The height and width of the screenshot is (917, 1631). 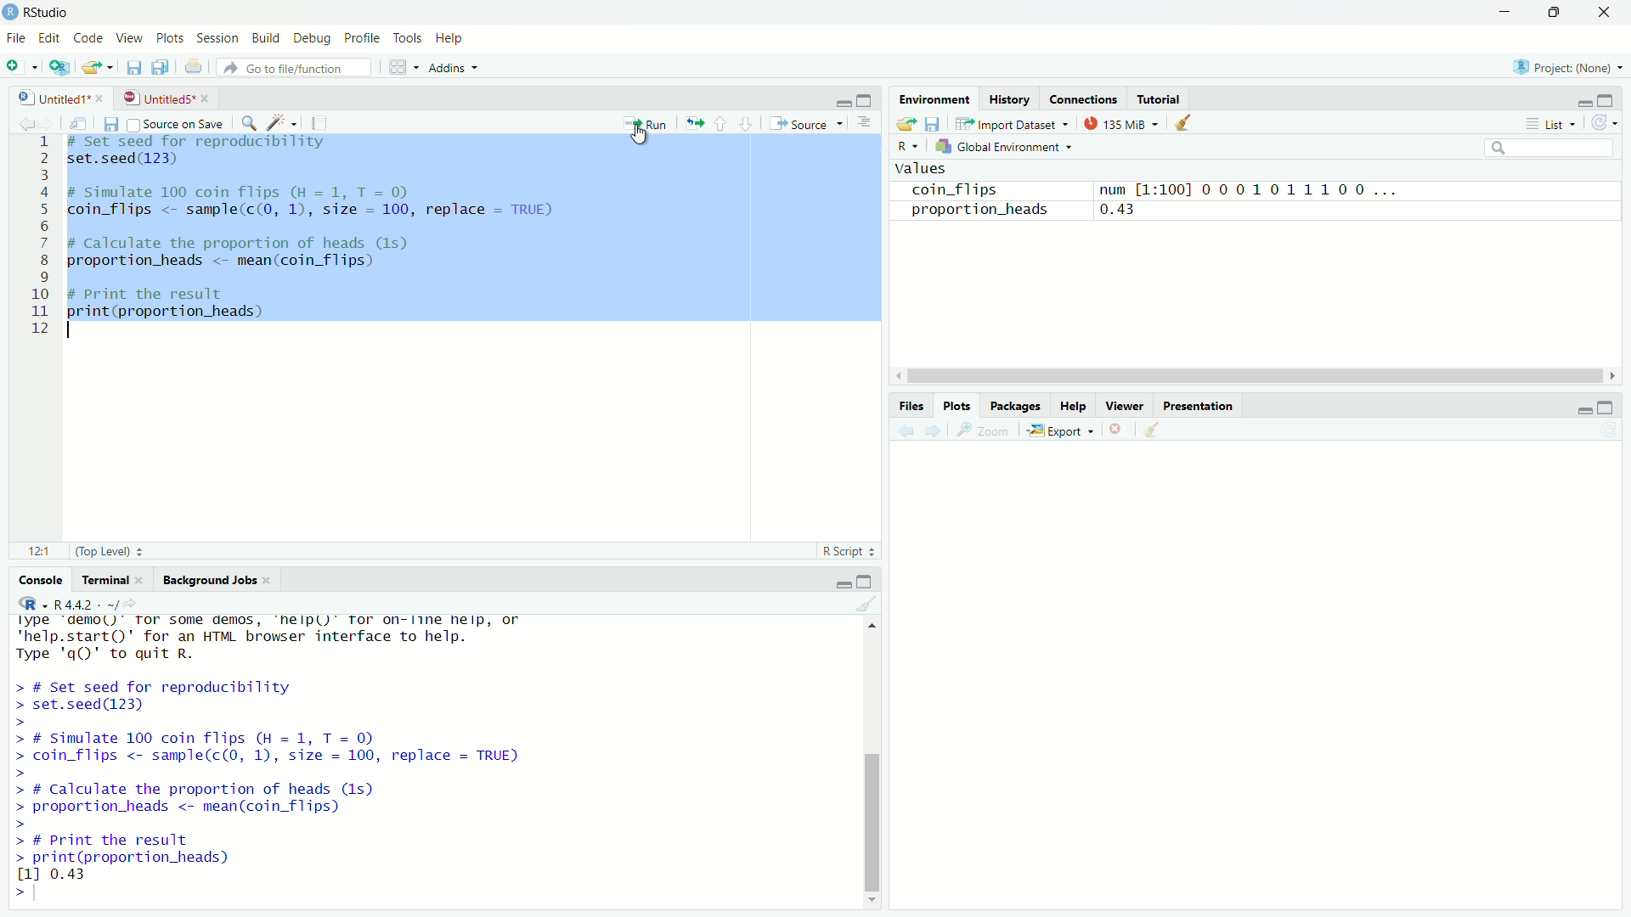 I want to click on minimize, so click(x=838, y=99).